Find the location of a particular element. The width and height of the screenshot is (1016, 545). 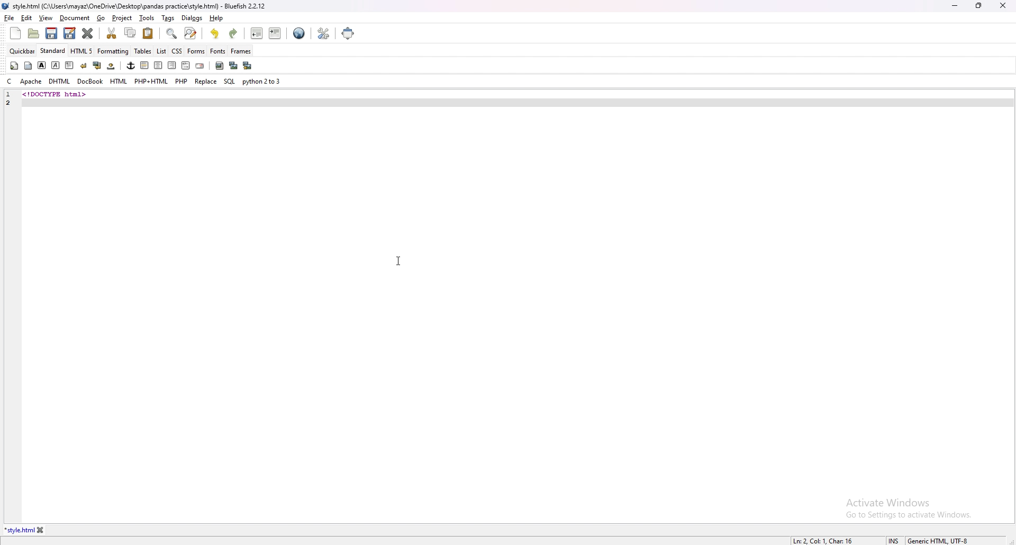

file name is located at coordinates (135, 7).